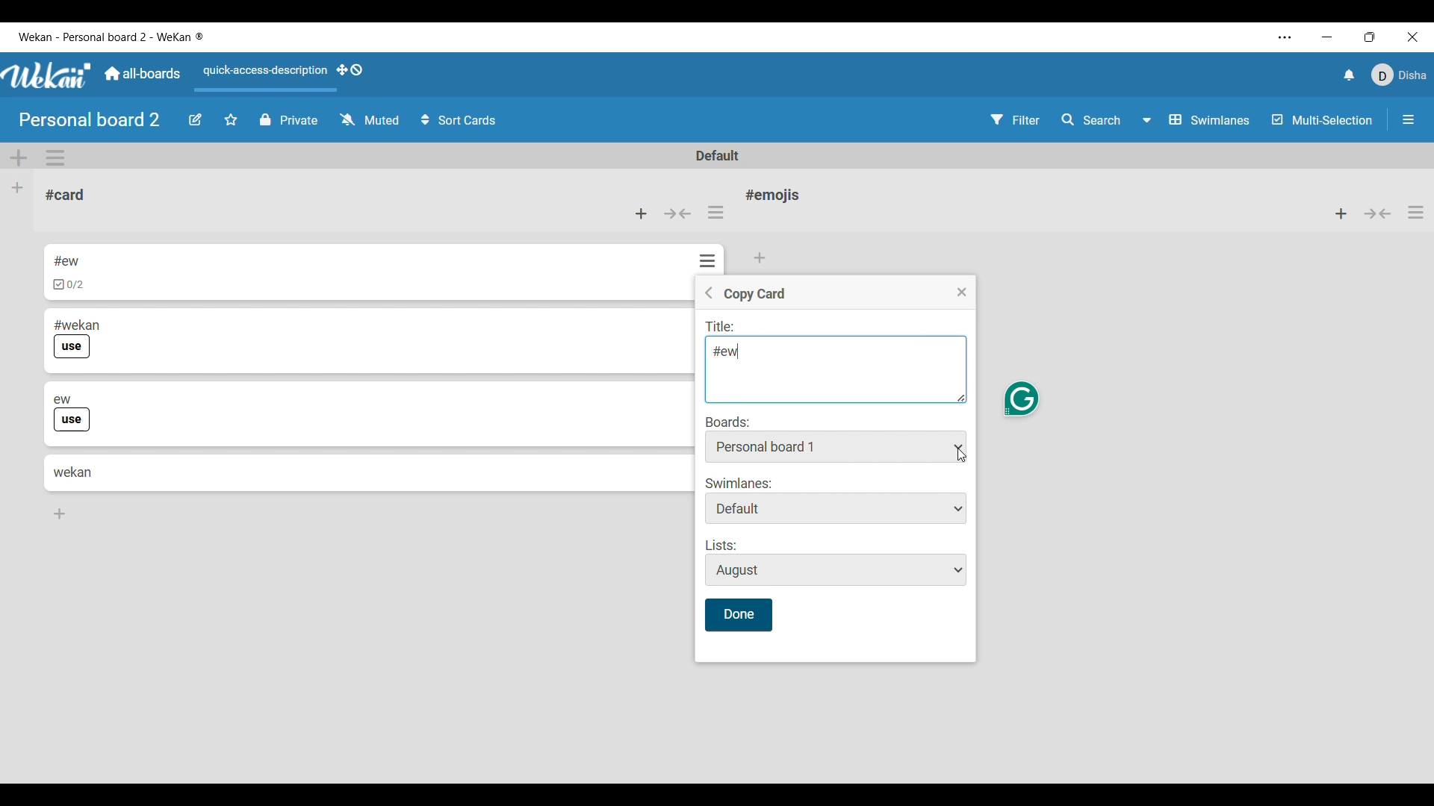 This screenshot has width=1434, height=806. What do you see at coordinates (829, 369) in the screenshot?
I see `Title text space` at bounding box center [829, 369].